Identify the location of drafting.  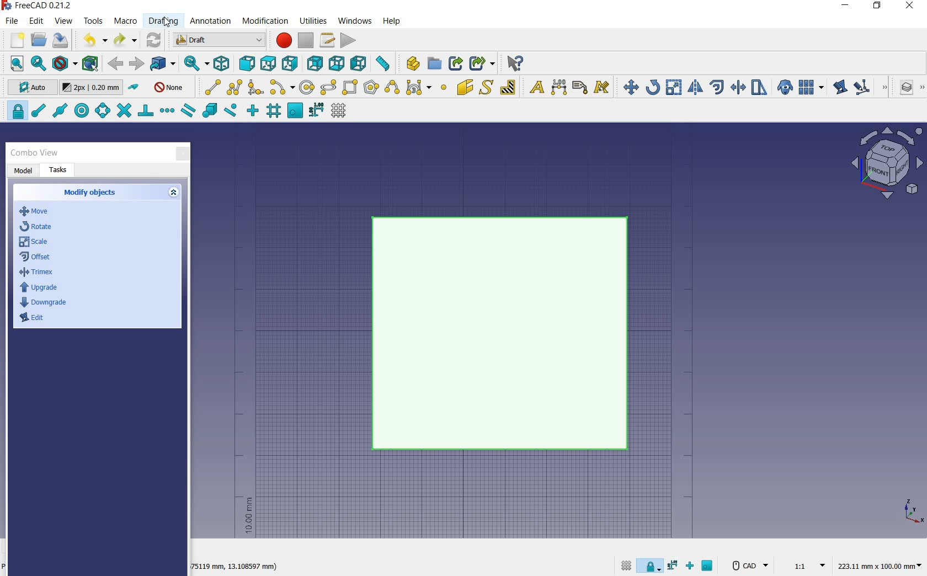
(164, 22).